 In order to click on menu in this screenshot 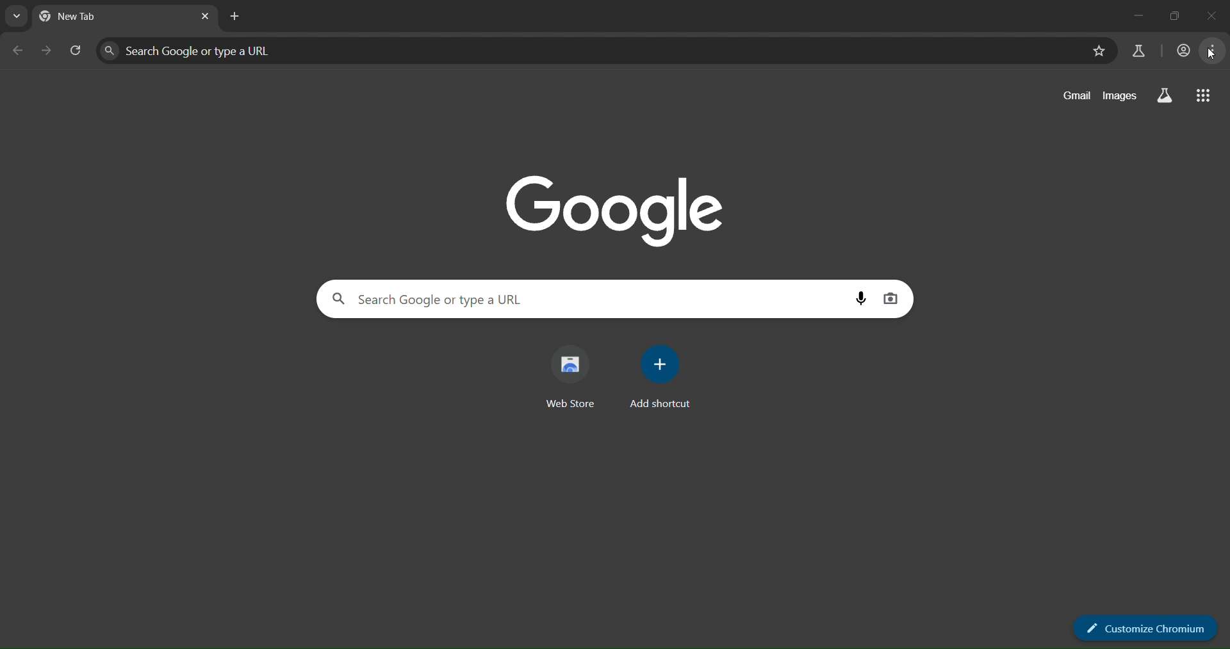, I will do `click(1213, 49)`.